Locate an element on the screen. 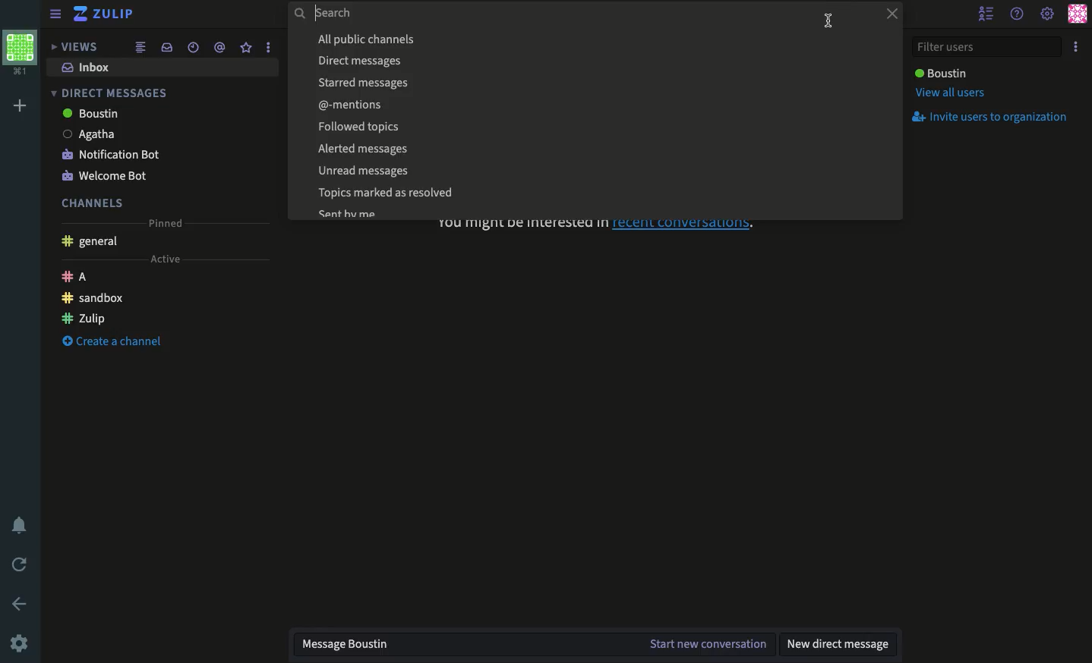 The image size is (1092, 663). Direct messages is located at coordinates (111, 94).